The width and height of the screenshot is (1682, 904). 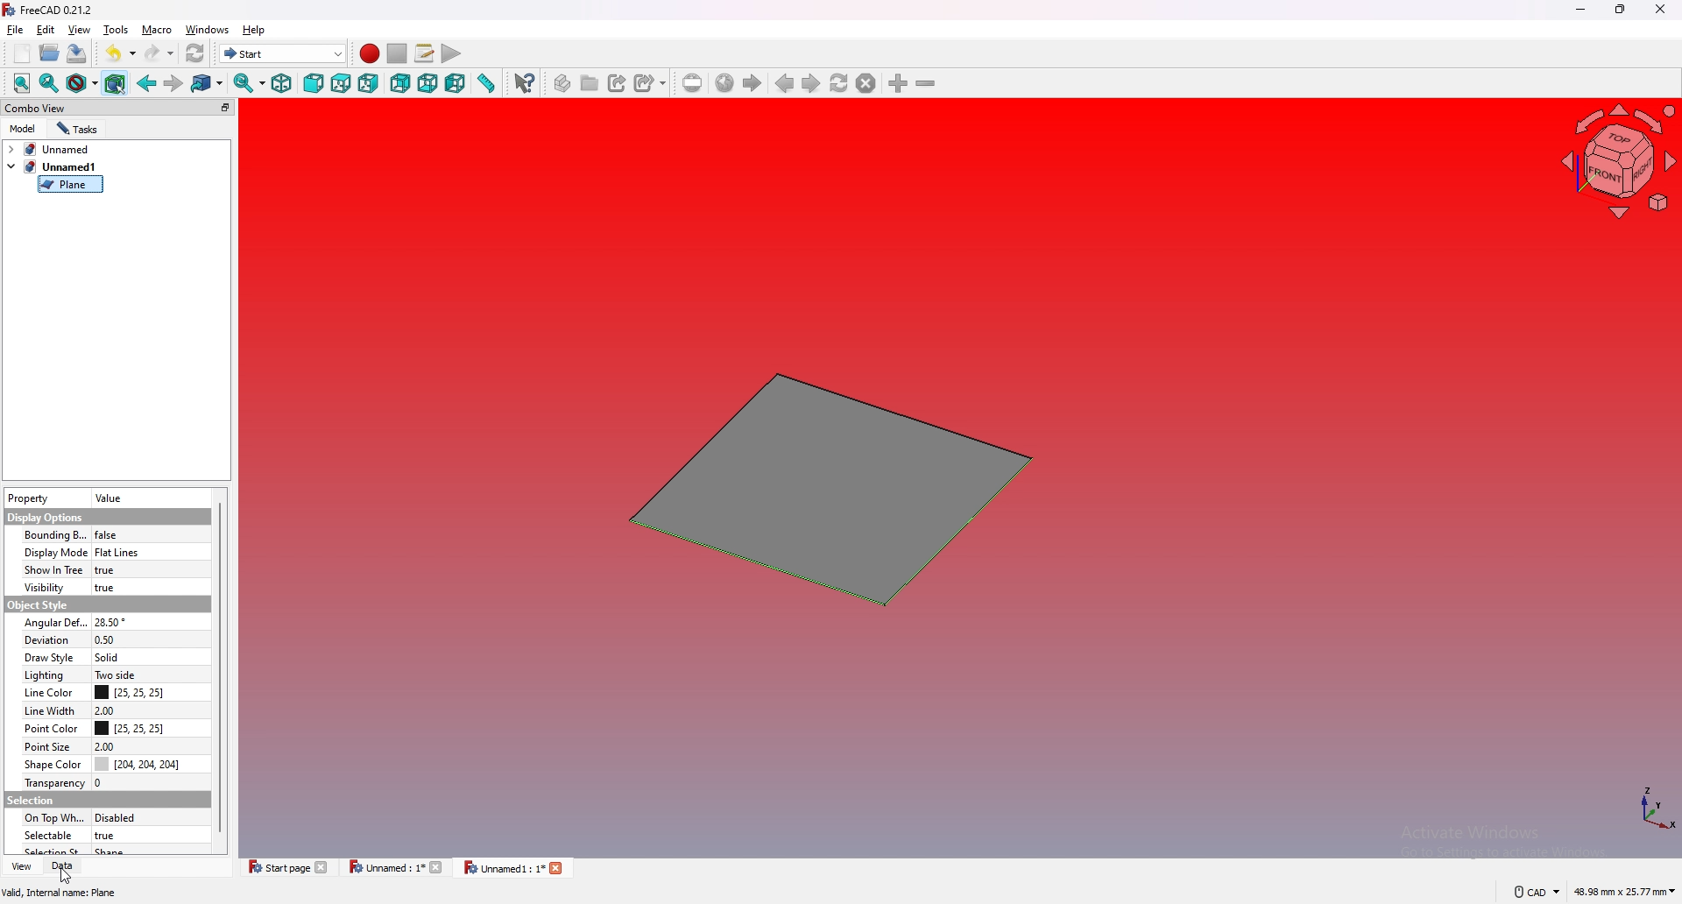 What do you see at coordinates (122, 818) in the screenshot?
I see `disabled` at bounding box center [122, 818].